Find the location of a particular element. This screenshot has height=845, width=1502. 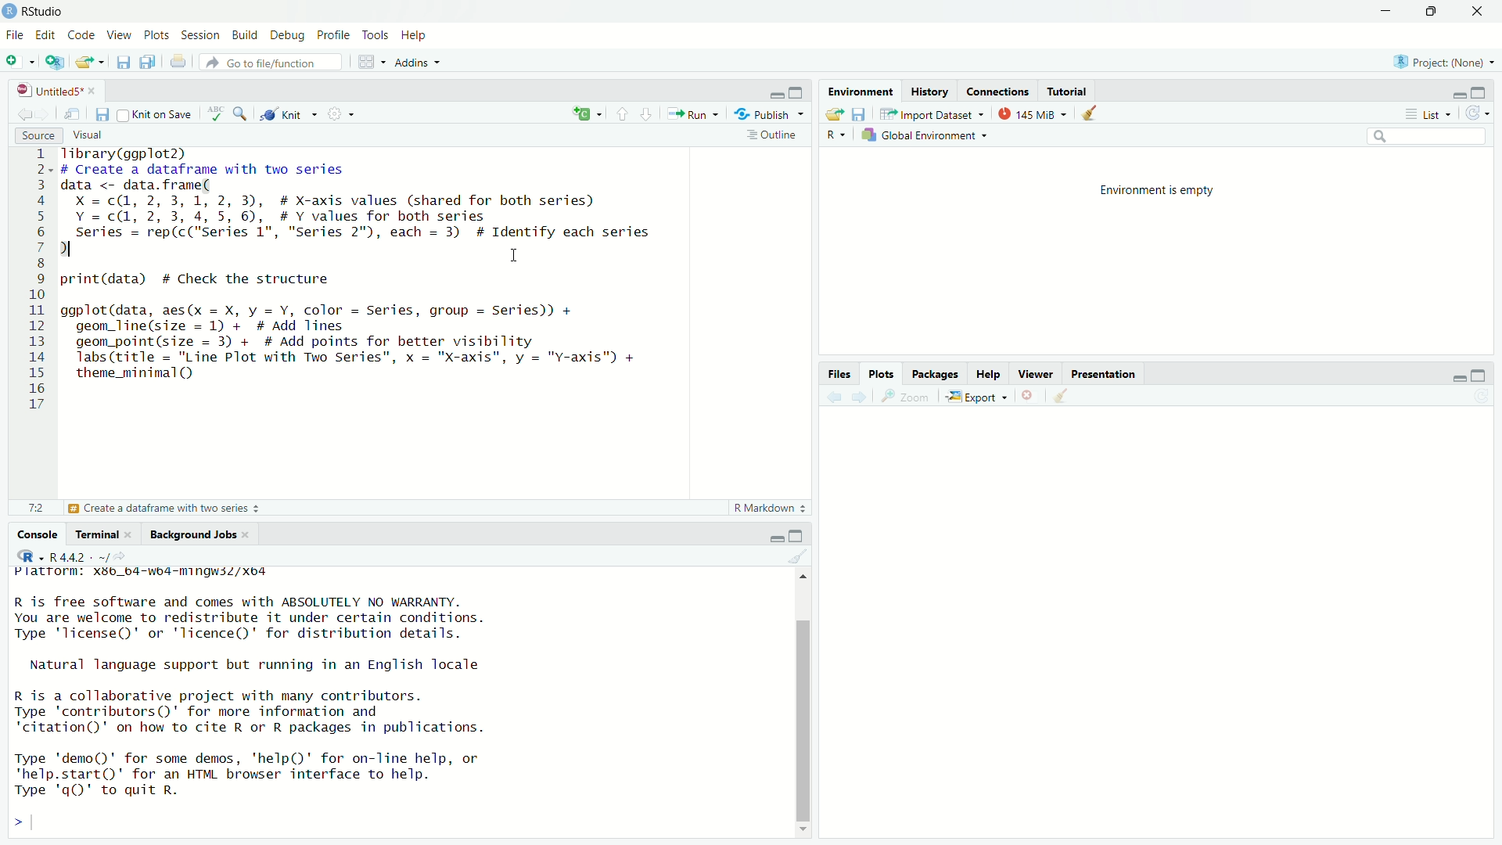

Build is located at coordinates (245, 38).